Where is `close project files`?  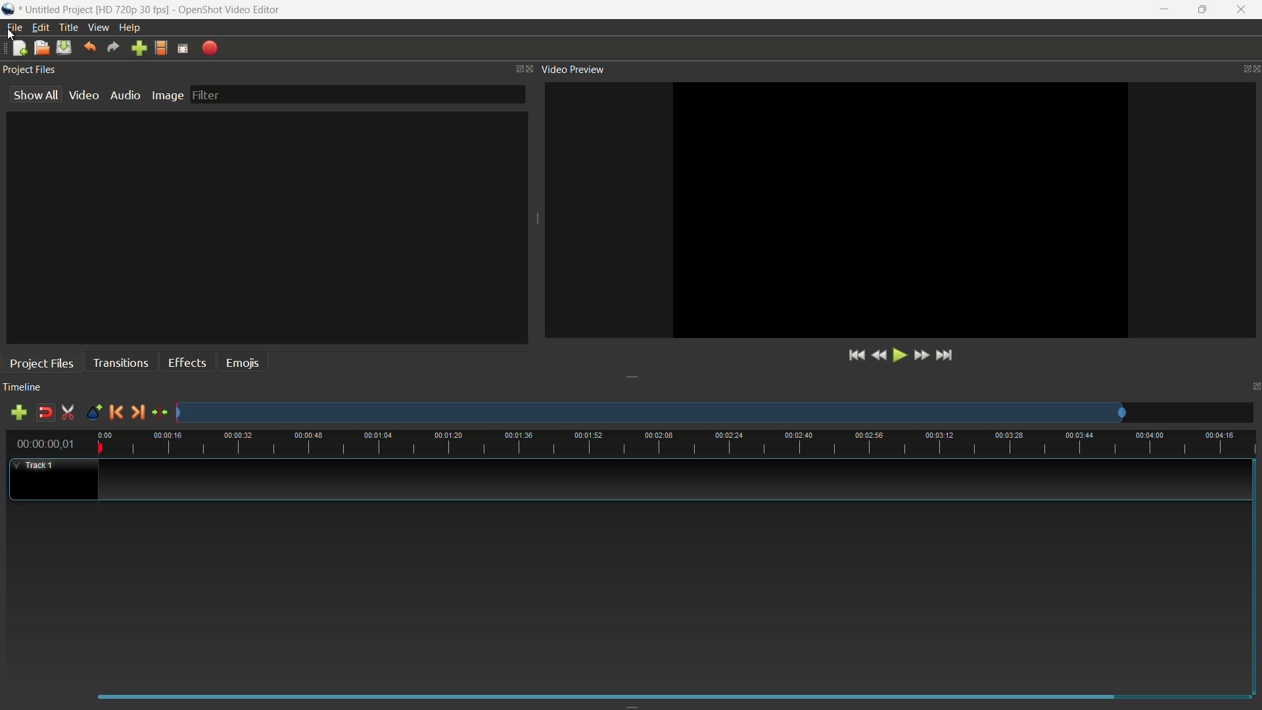 close project files is located at coordinates (532, 69).